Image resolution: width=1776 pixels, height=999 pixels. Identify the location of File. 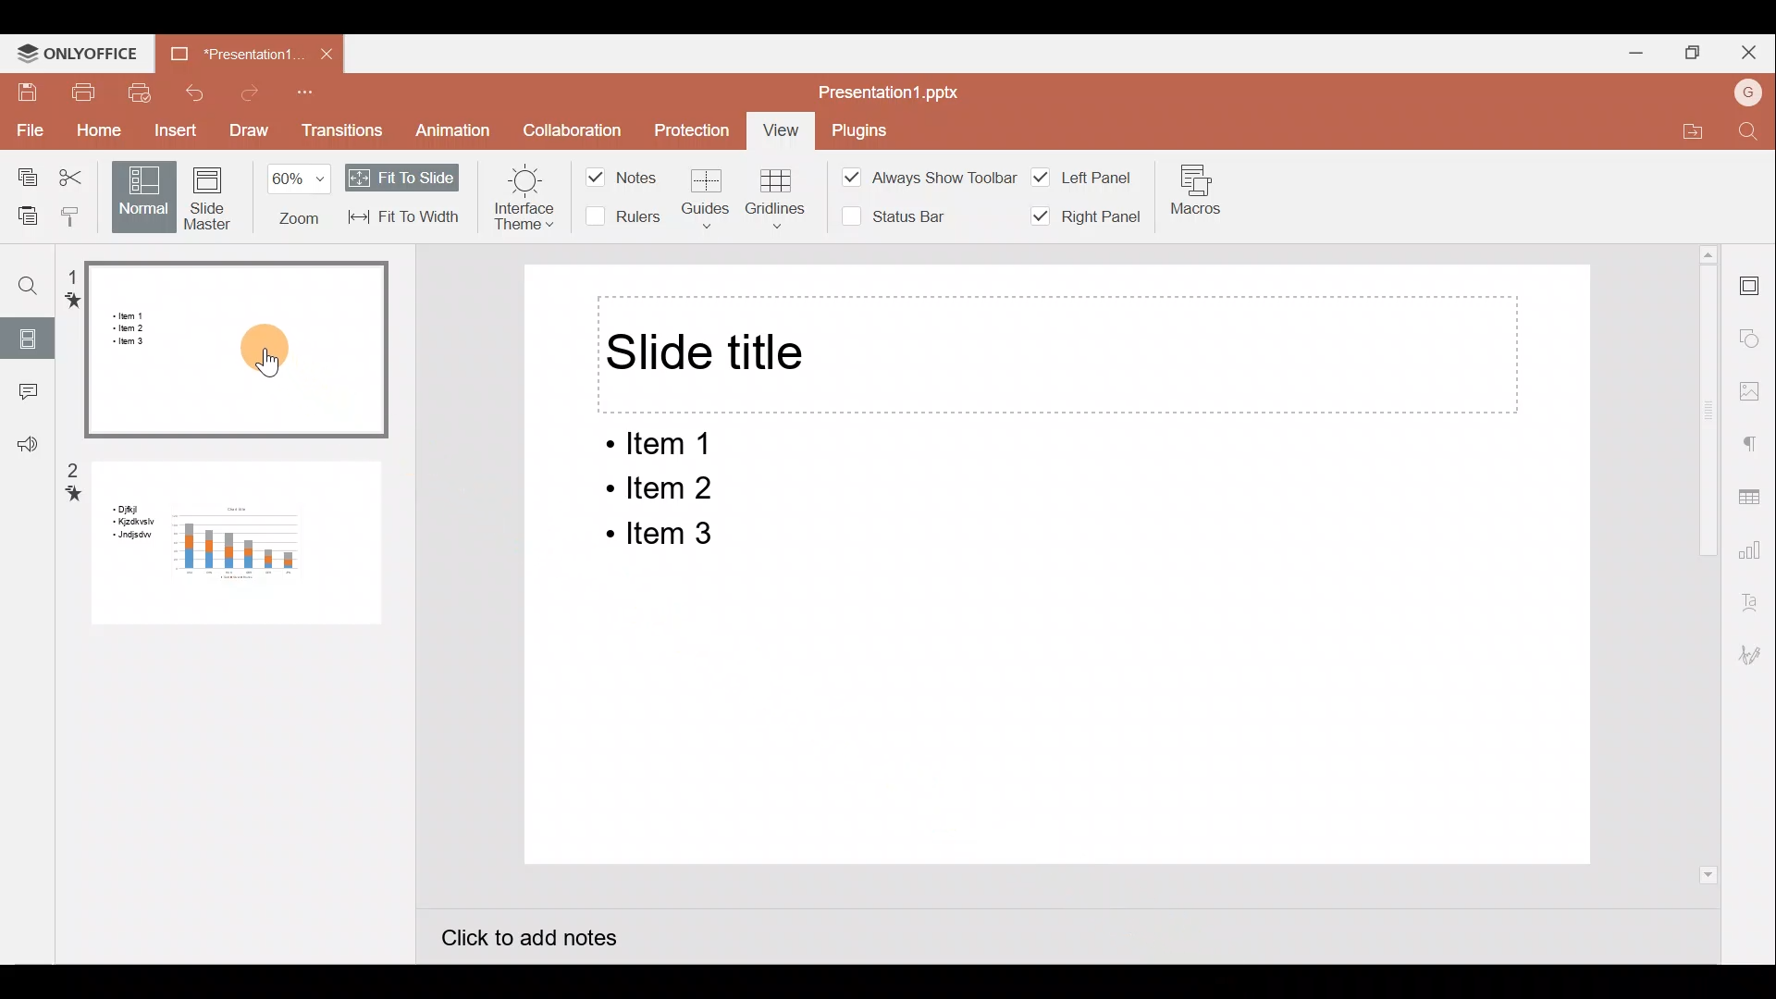
(26, 130).